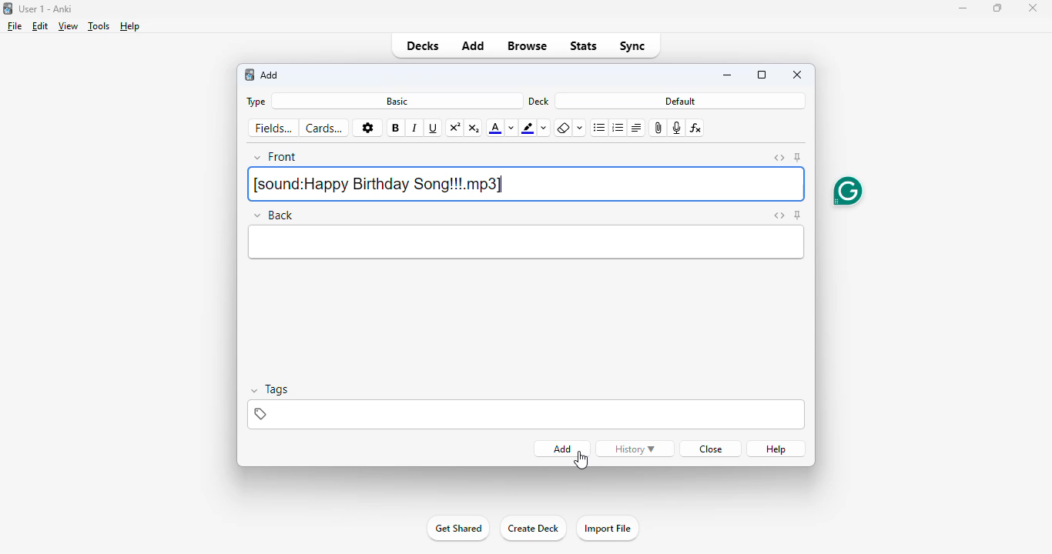  I want to click on attach pictures/audio/video, so click(657, 128).